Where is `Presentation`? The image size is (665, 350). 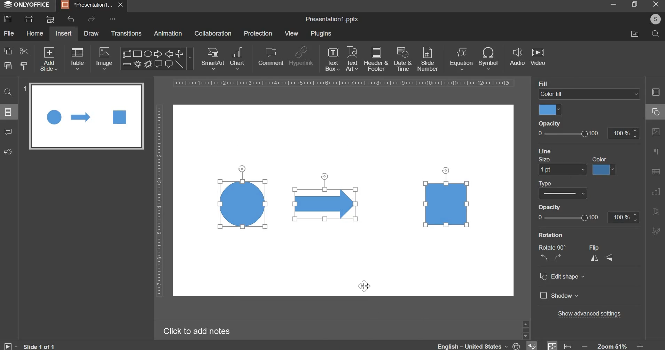
Presentation is located at coordinates (87, 6).